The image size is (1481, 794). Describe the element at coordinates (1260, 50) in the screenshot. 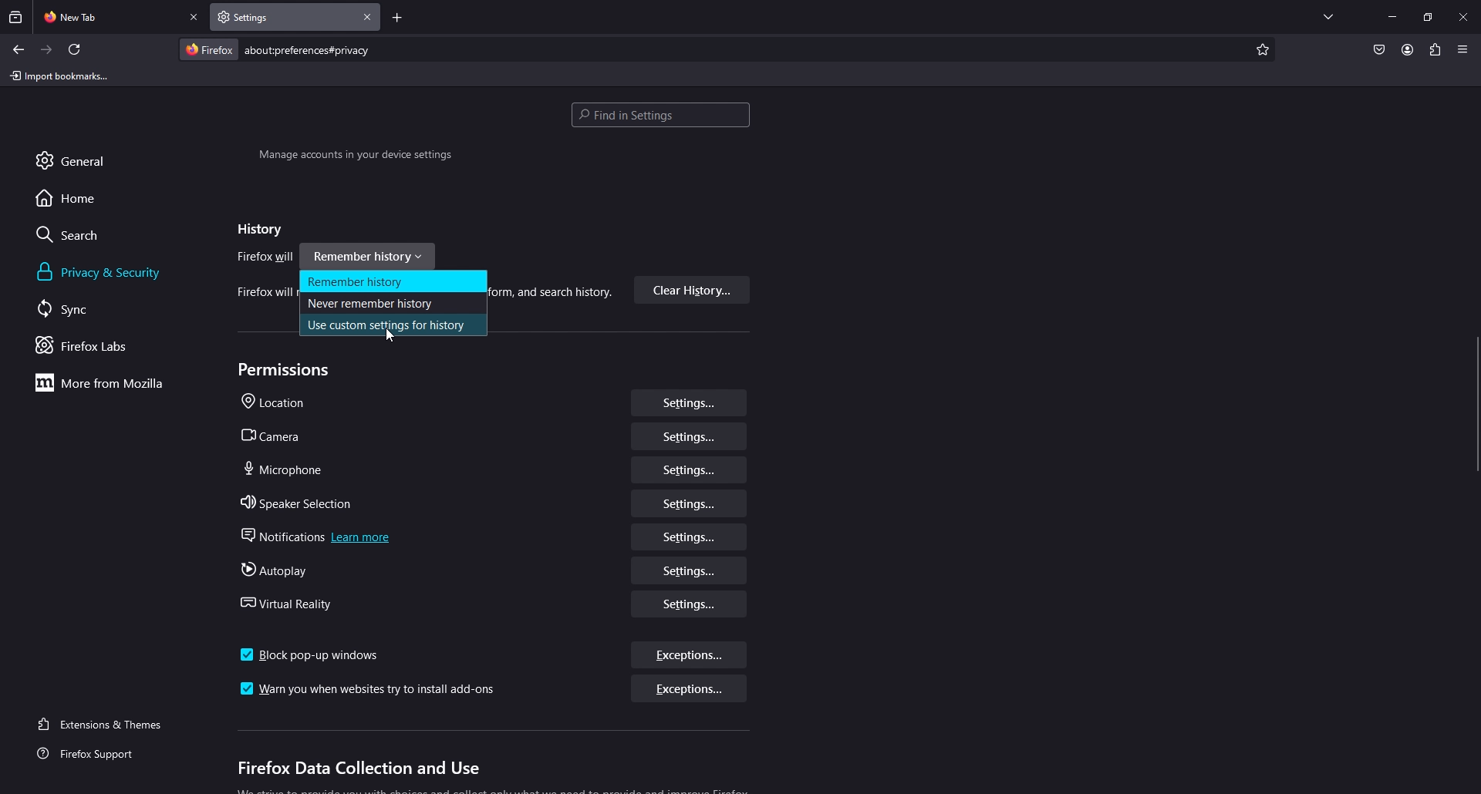

I see `add bookmark` at that location.